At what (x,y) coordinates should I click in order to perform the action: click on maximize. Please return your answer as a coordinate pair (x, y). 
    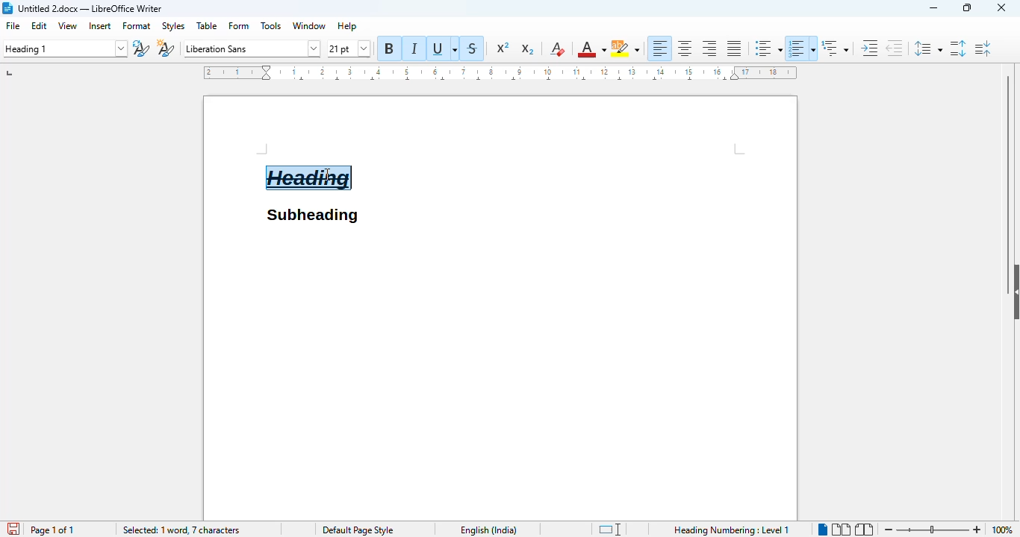
    Looking at the image, I should click on (967, 7).